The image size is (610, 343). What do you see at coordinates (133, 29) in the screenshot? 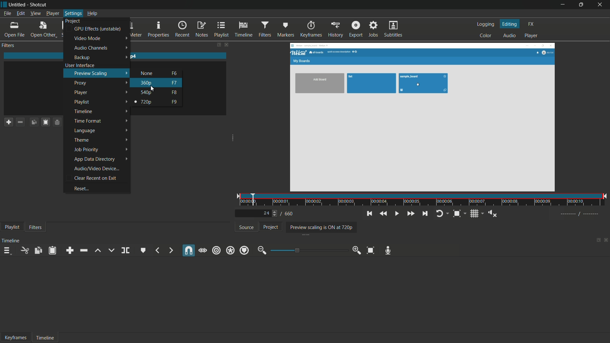
I see `peak meter` at bounding box center [133, 29].